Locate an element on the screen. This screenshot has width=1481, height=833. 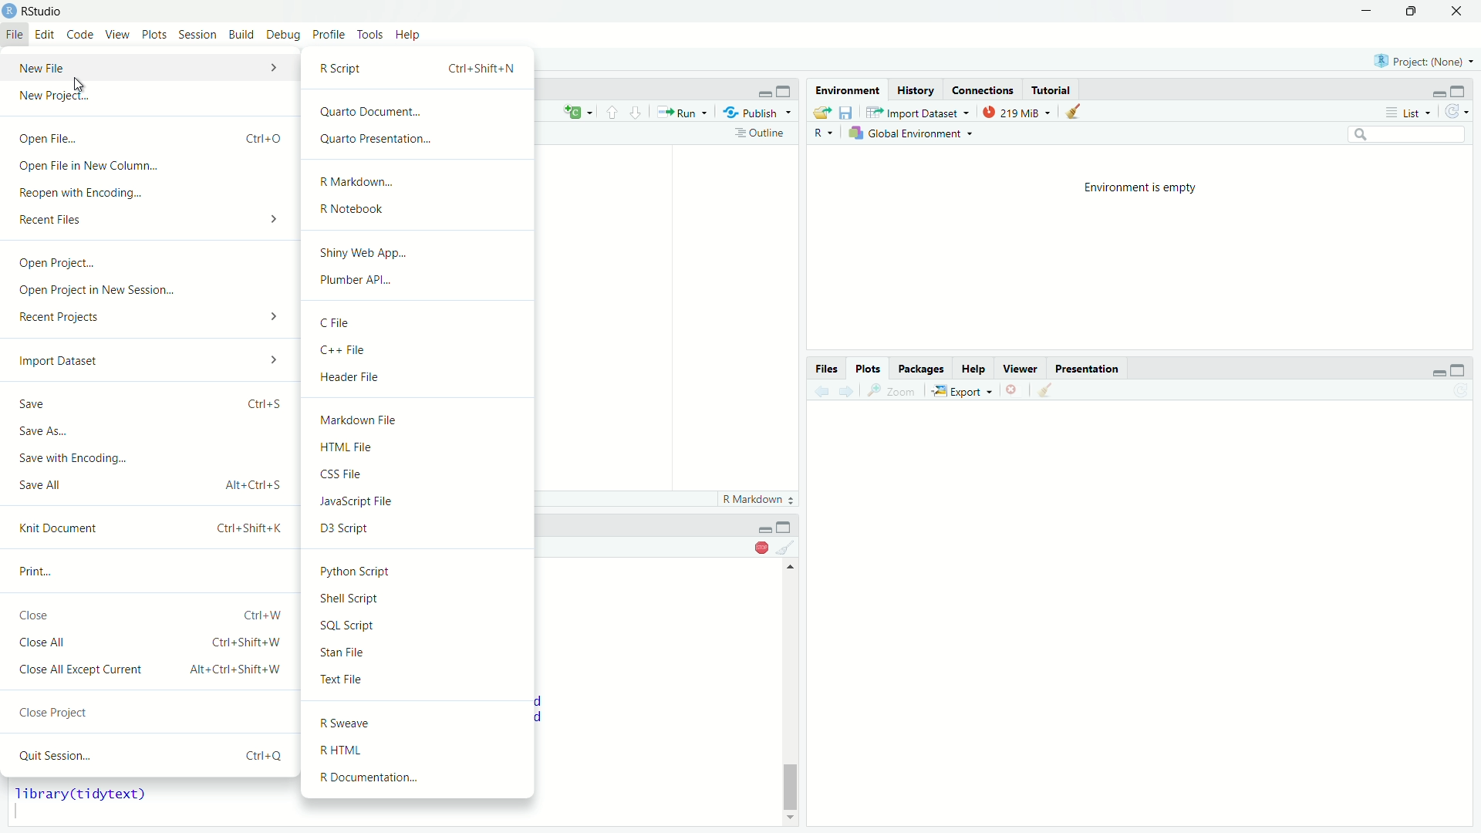
New Project... is located at coordinates (151, 96).